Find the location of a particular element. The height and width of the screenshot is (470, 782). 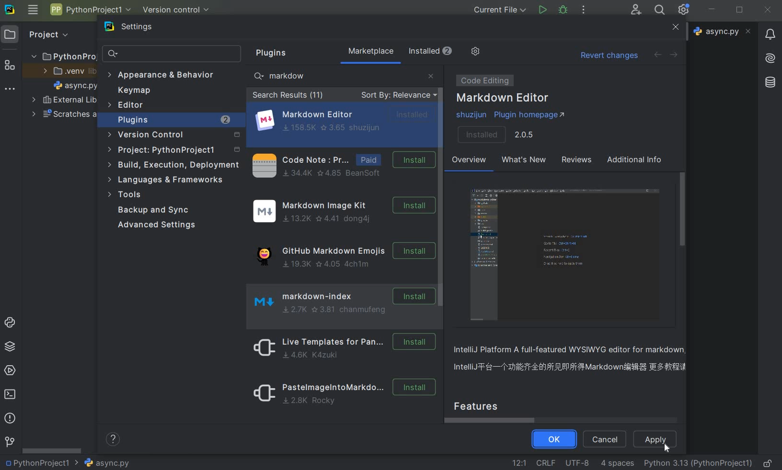

project is located at coordinates (172, 151).